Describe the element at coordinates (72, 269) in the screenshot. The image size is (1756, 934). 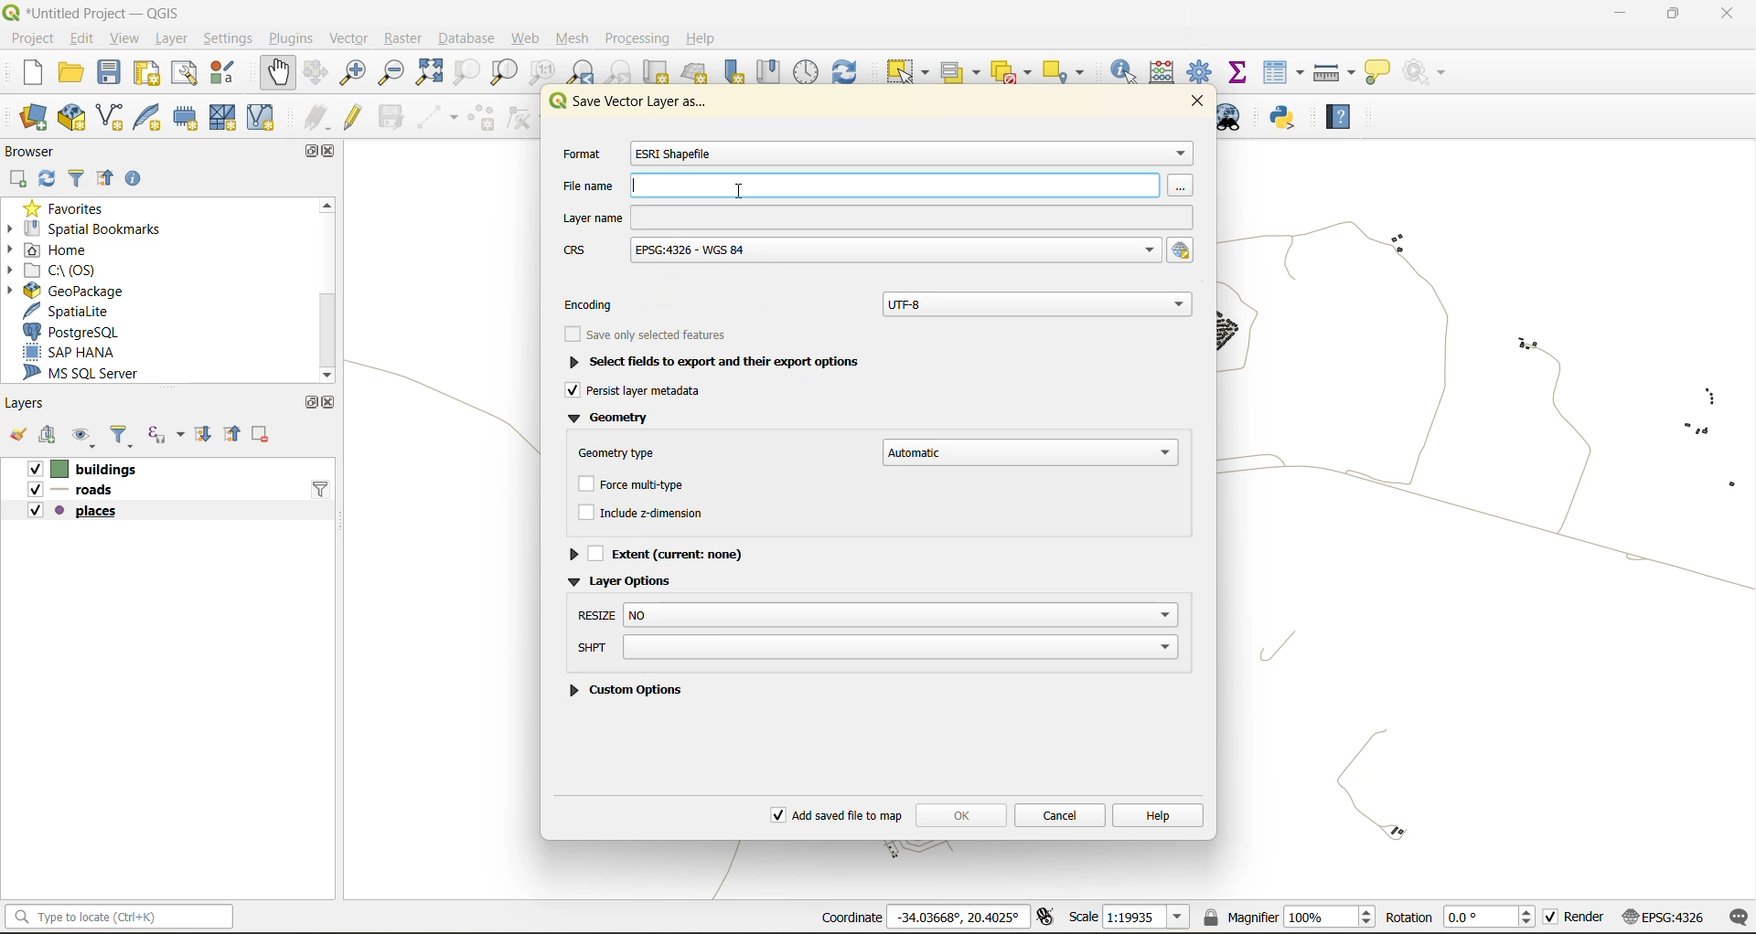
I see `c\:os` at that location.